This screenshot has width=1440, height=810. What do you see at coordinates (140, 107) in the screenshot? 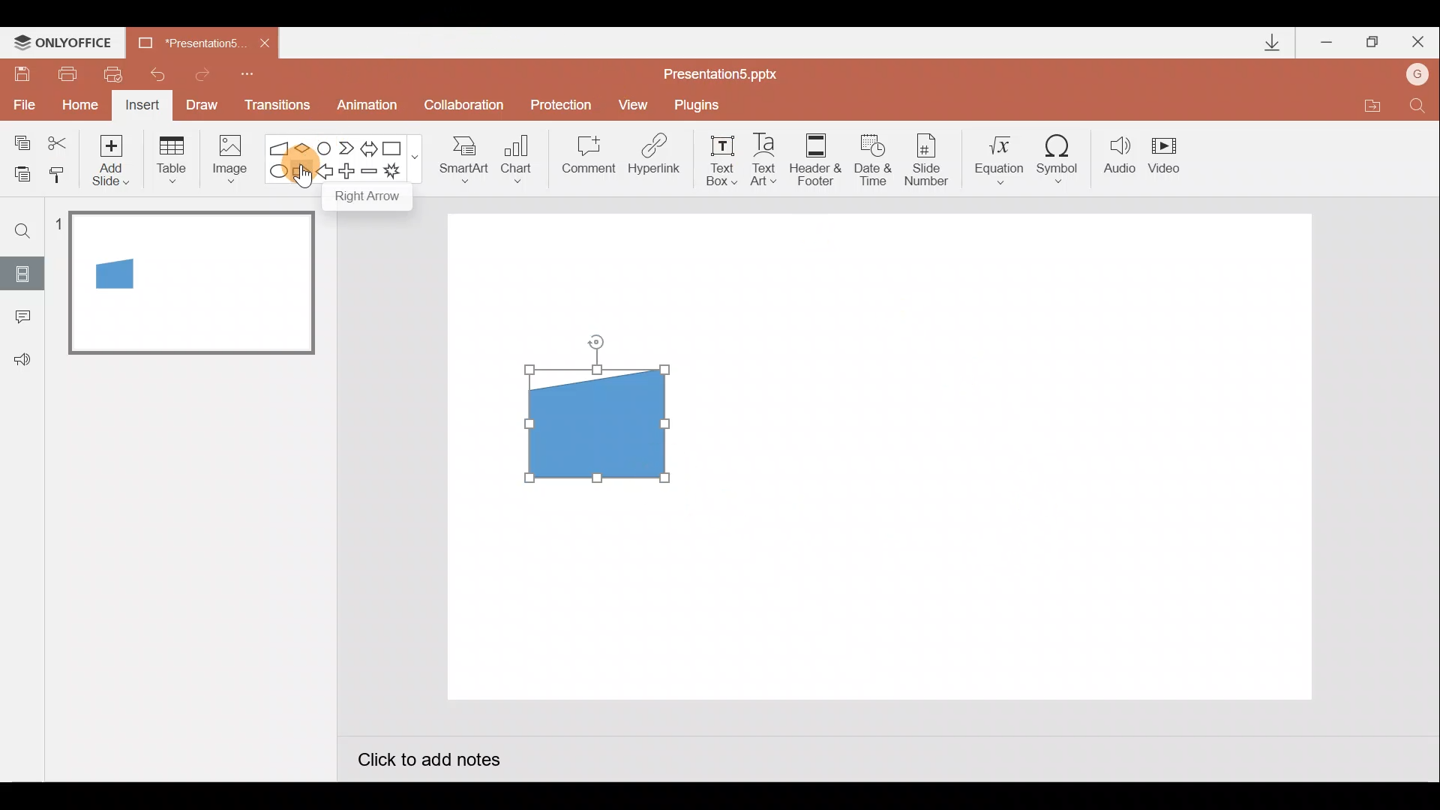
I see `Insert` at bounding box center [140, 107].